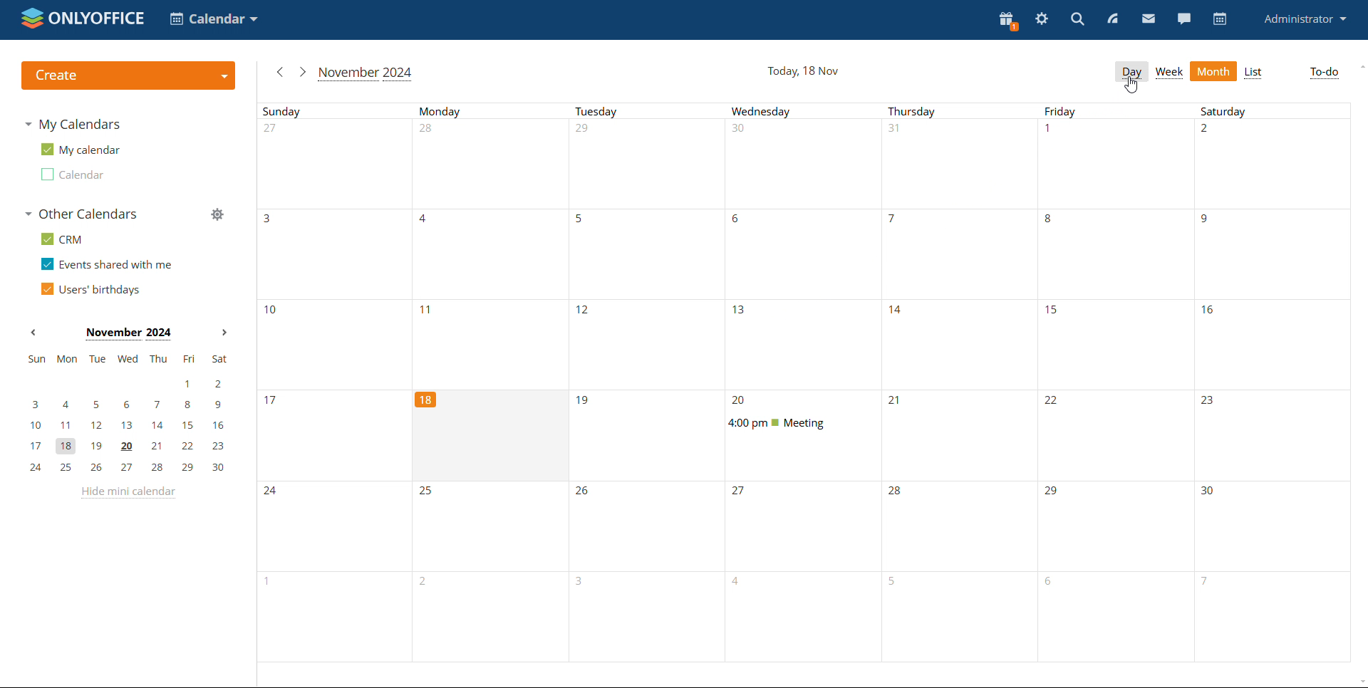  I want to click on select application, so click(215, 19).